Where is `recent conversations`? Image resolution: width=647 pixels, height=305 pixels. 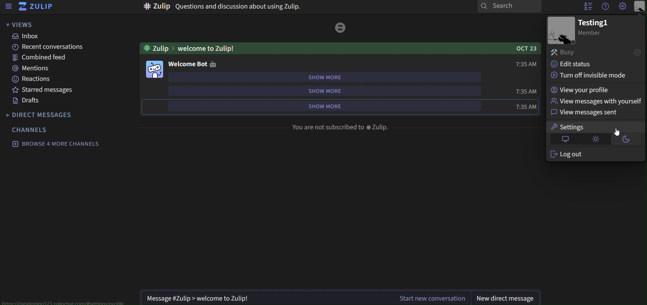
recent conversations is located at coordinates (61, 48).